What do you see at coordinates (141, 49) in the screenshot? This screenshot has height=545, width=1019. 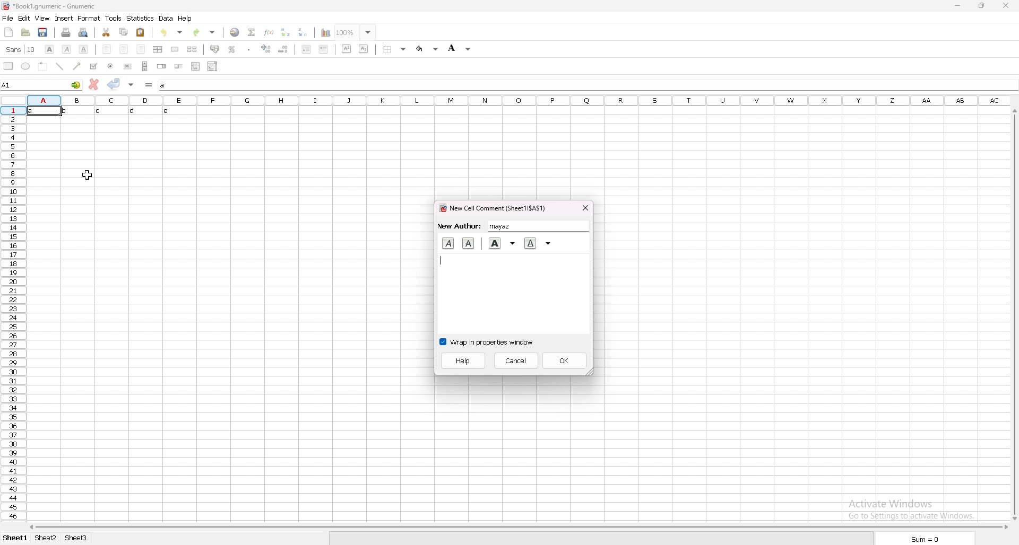 I see `right align` at bounding box center [141, 49].